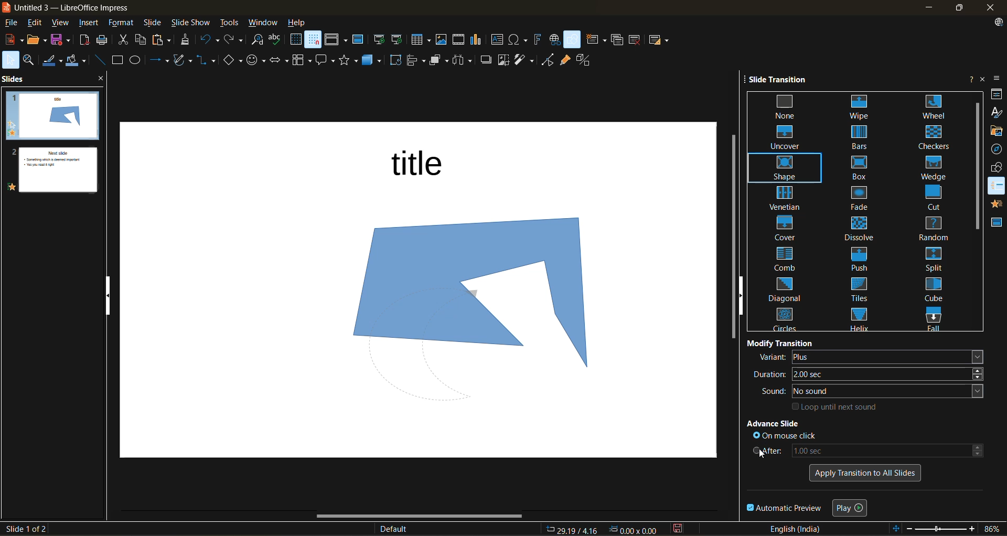 The width and height of the screenshot is (1007, 536). Describe the element at coordinates (486, 61) in the screenshot. I see `shadow` at that location.